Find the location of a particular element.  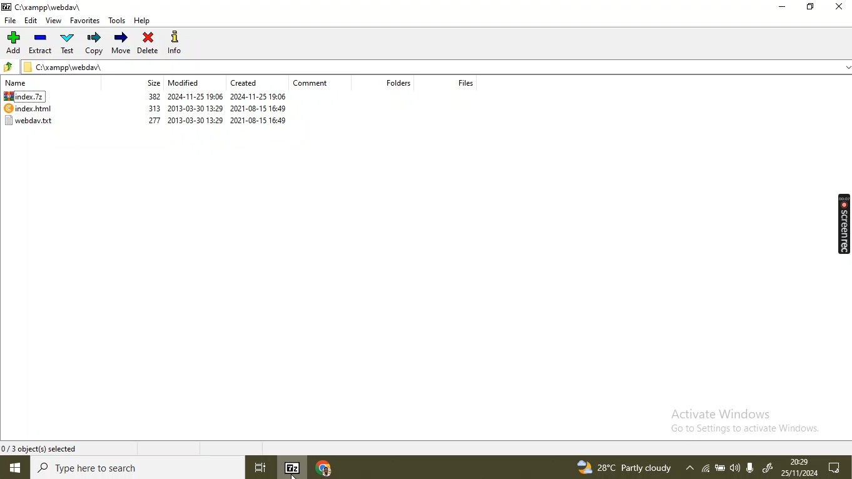

folders is located at coordinates (387, 85).